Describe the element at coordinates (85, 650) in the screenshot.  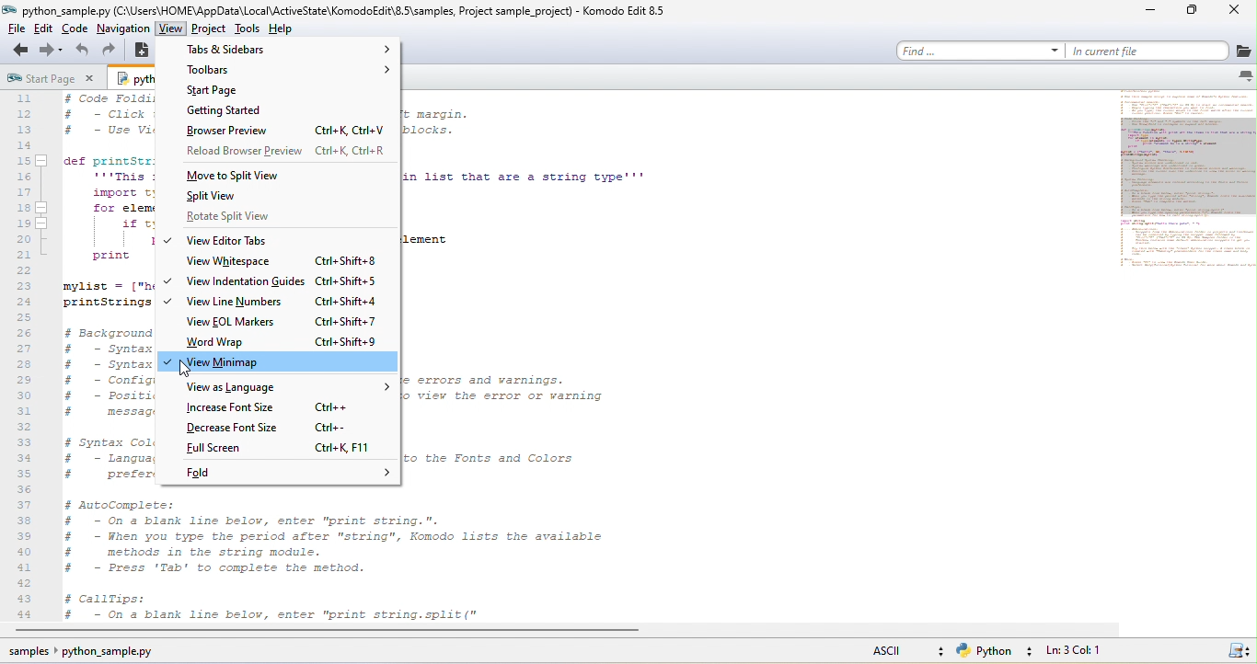
I see `sample pythoon` at that location.